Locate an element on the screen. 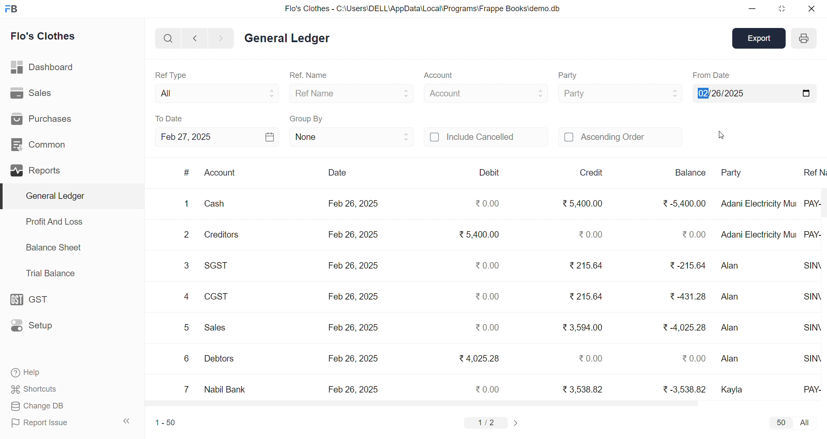  3 is located at coordinates (188, 266).